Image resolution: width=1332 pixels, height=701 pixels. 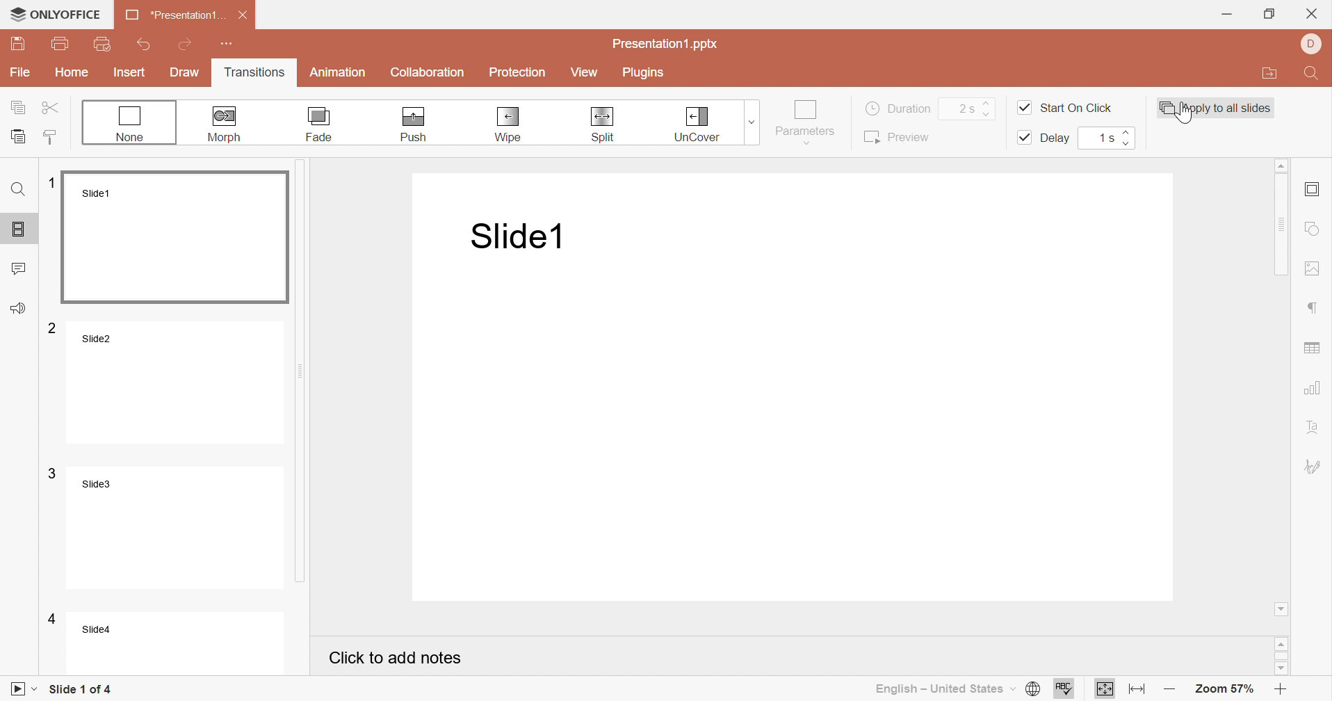 What do you see at coordinates (602, 124) in the screenshot?
I see `Split` at bounding box center [602, 124].